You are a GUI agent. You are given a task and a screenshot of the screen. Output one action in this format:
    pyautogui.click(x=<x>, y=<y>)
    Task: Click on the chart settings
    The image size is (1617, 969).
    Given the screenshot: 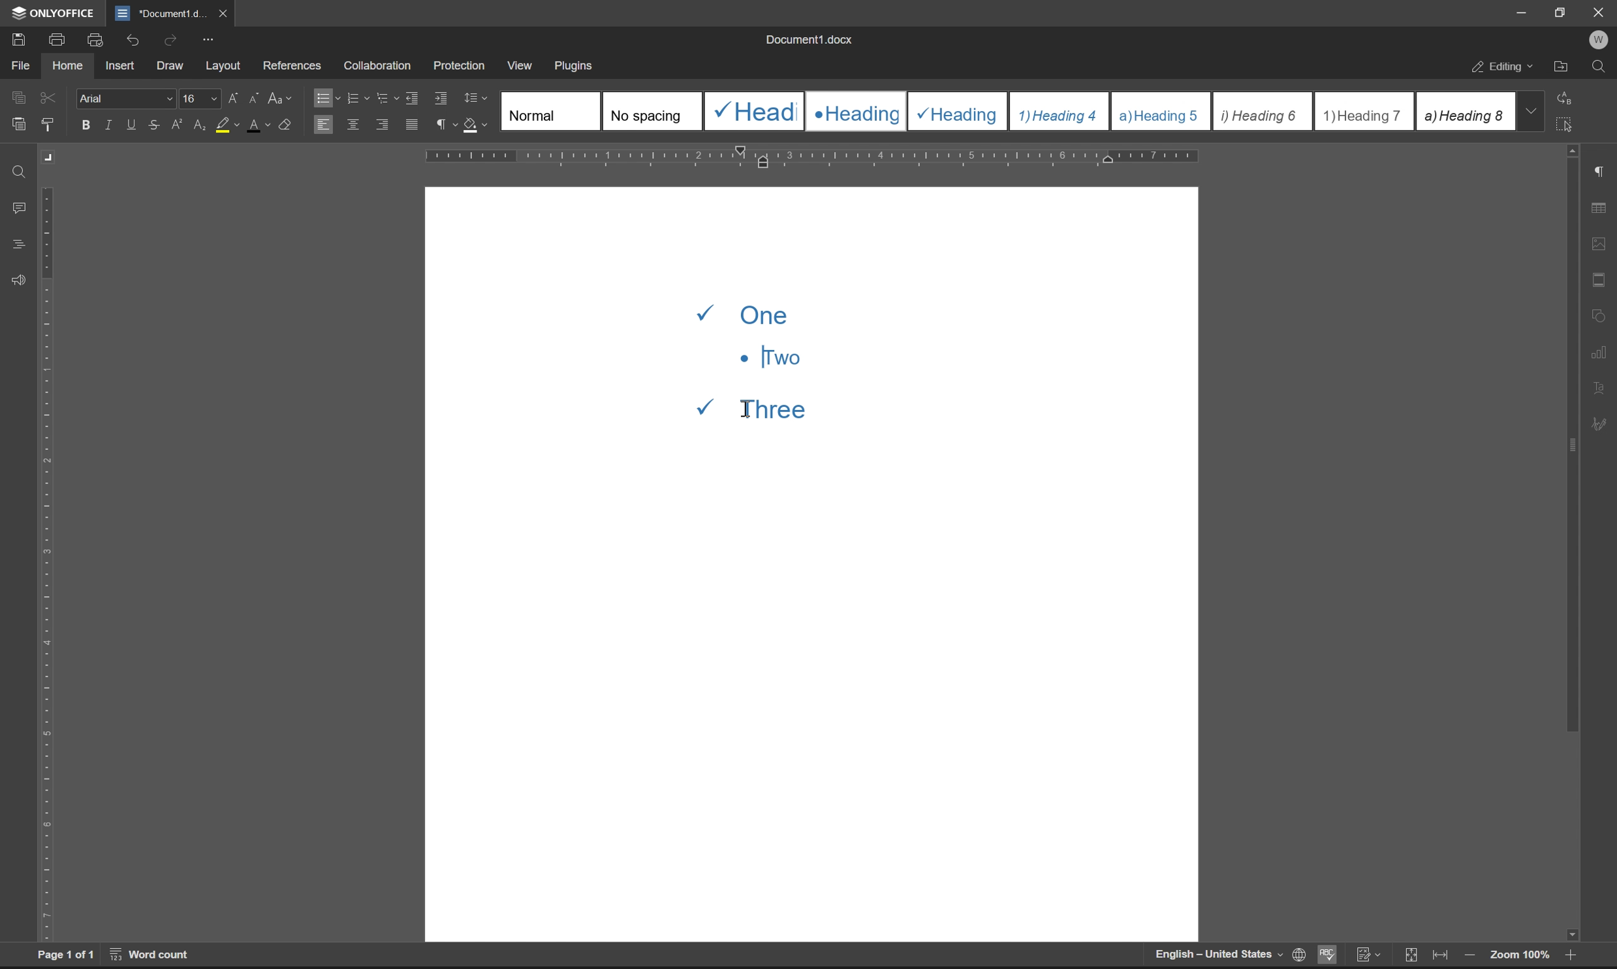 What is the action you would take?
    pyautogui.click(x=1600, y=349)
    